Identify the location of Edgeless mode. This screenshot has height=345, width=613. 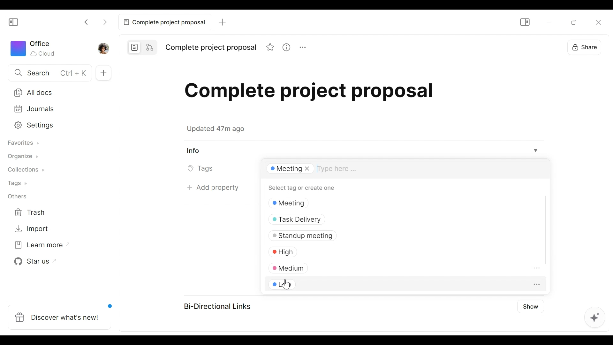
(150, 46).